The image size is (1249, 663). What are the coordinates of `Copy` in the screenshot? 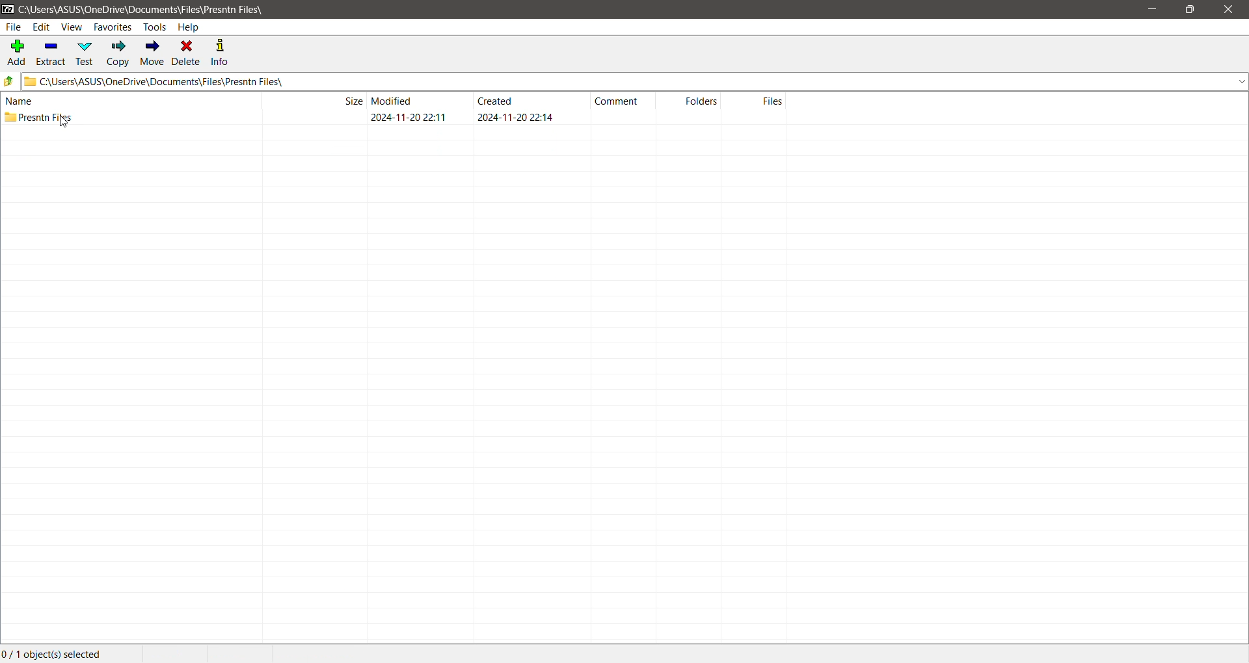 It's located at (118, 53).